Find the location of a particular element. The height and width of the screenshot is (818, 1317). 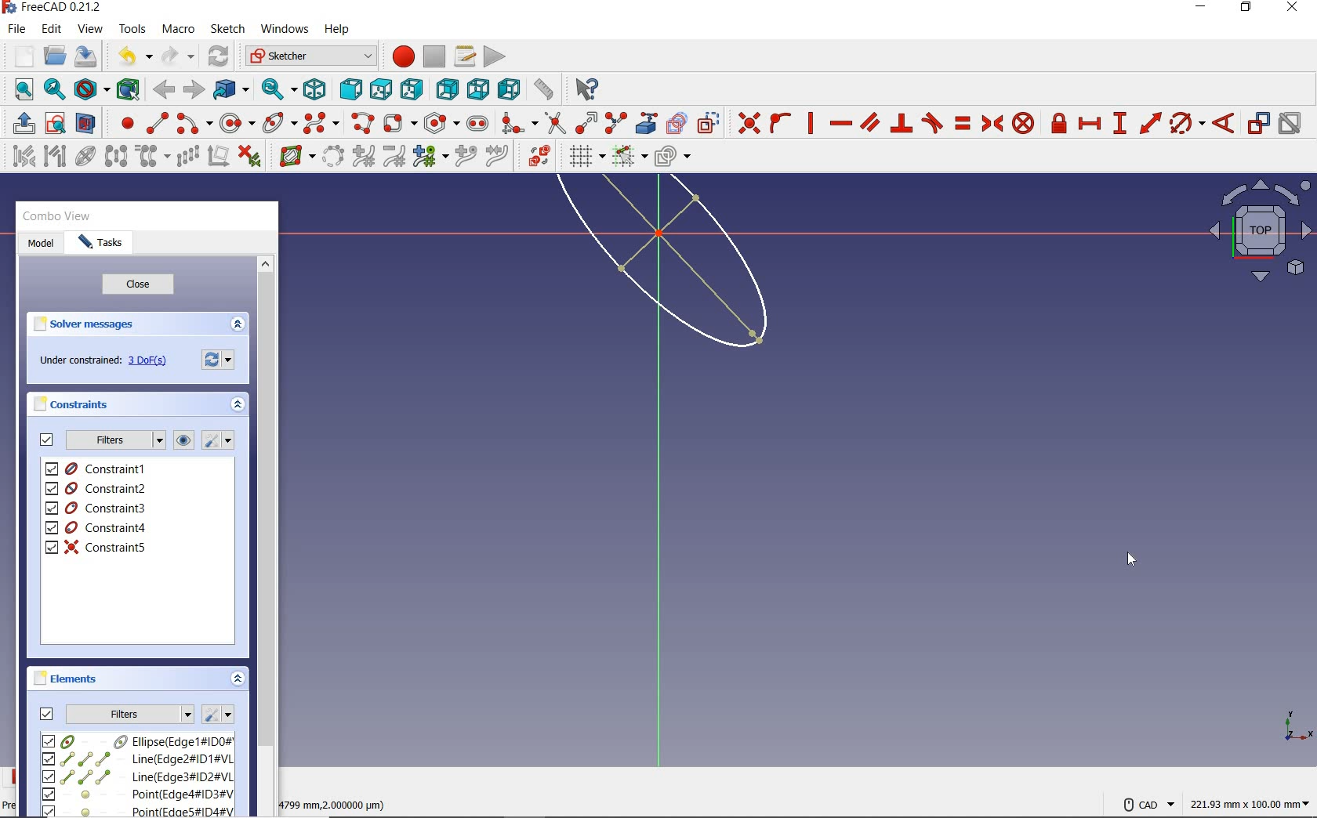

constrain angle is located at coordinates (1224, 122).